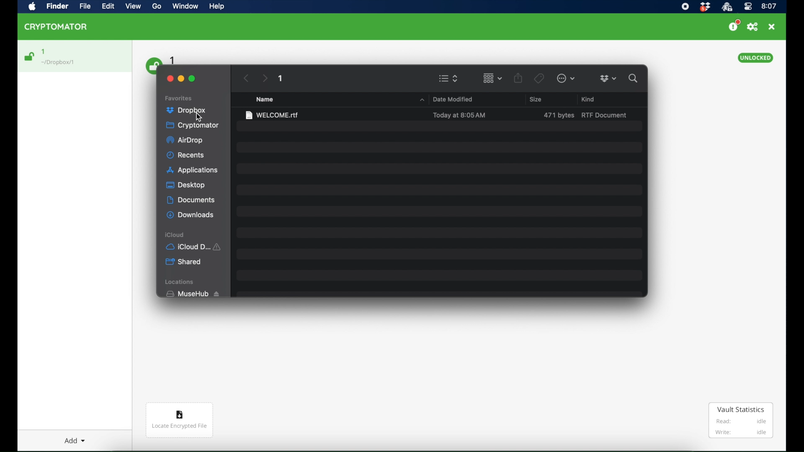 This screenshot has height=452, width=804. What do you see at coordinates (191, 200) in the screenshot?
I see `documents` at bounding box center [191, 200].